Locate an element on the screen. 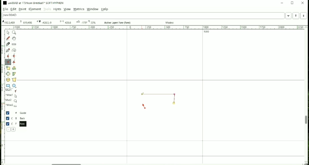  Maximize is located at coordinates (292, 3).